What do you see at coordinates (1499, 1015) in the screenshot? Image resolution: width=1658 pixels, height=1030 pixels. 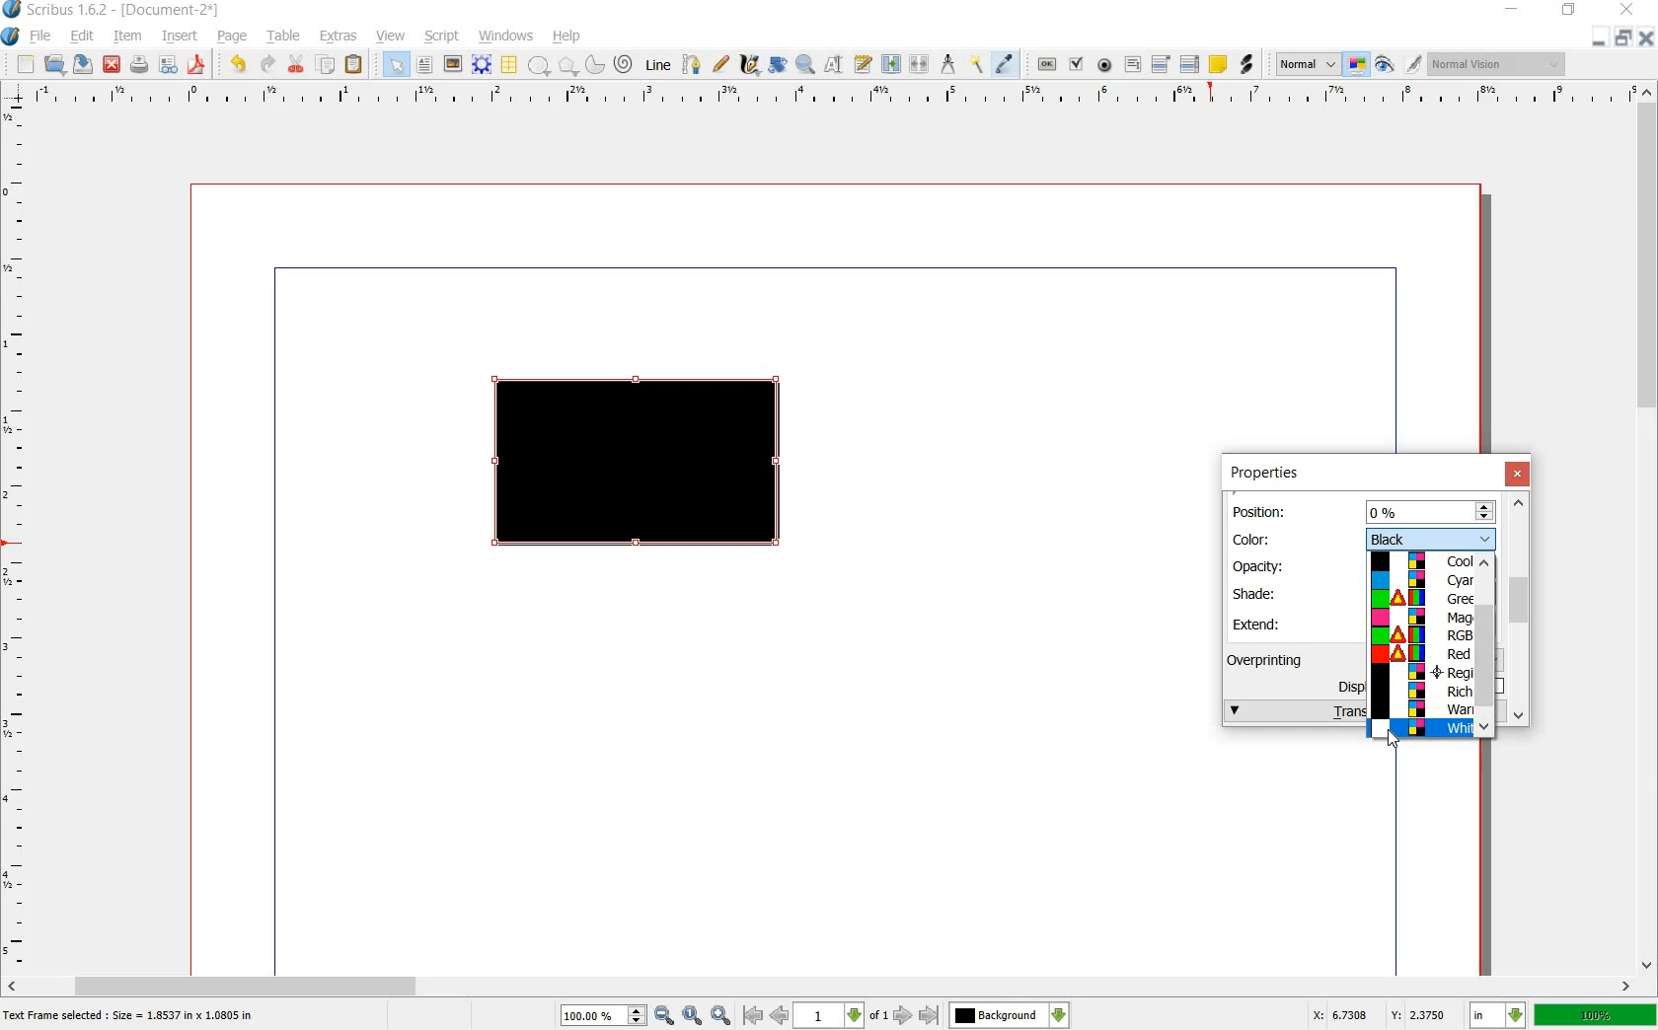 I see `in` at bounding box center [1499, 1015].